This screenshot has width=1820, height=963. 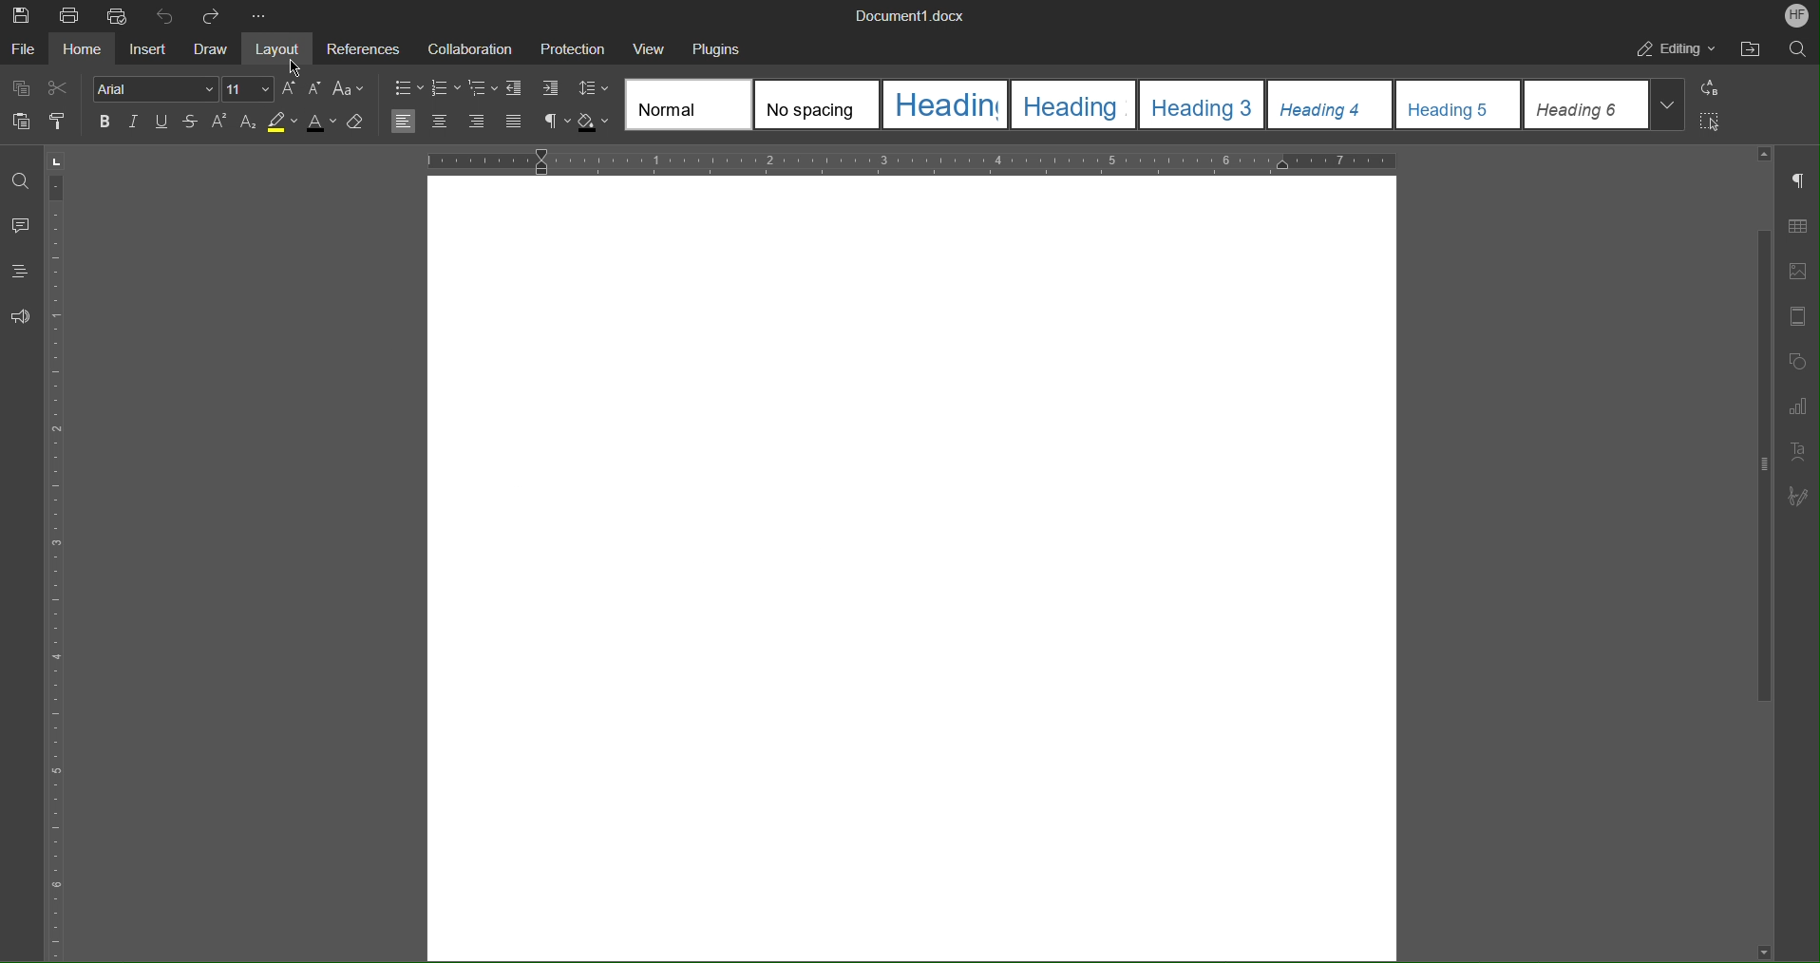 What do you see at coordinates (1796, 317) in the screenshot?
I see `Page Template` at bounding box center [1796, 317].